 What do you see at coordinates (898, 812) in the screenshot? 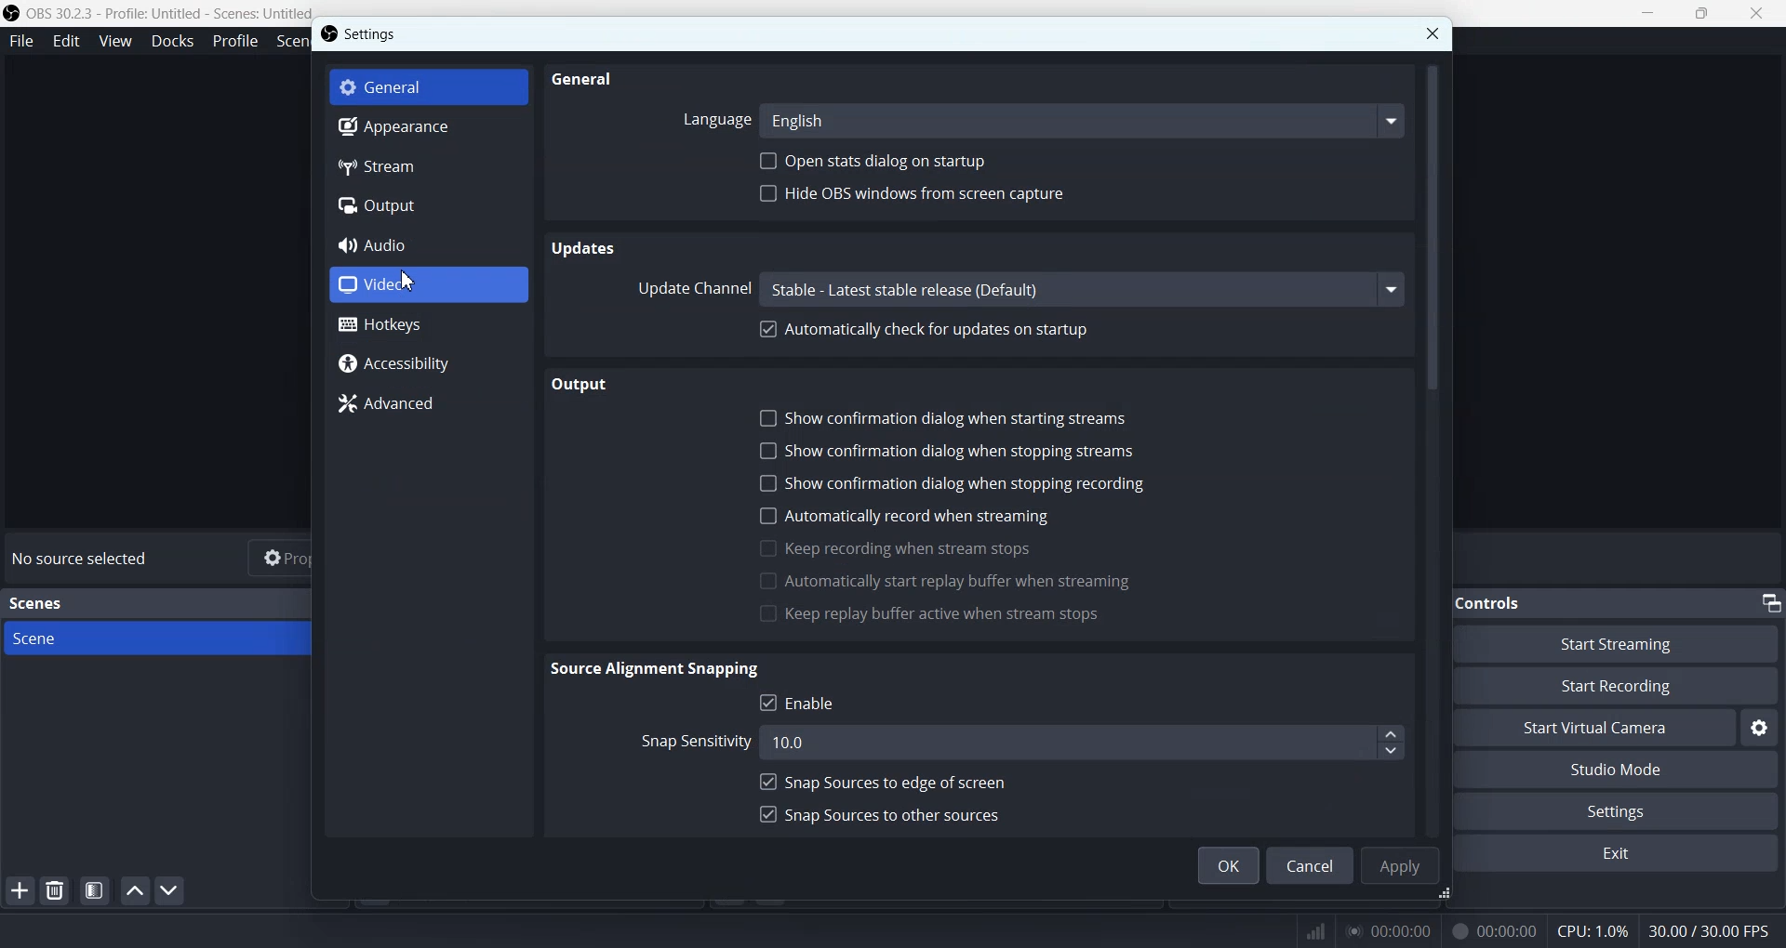
I see `Snap sources to other sources` at bounding box center [898, 812].